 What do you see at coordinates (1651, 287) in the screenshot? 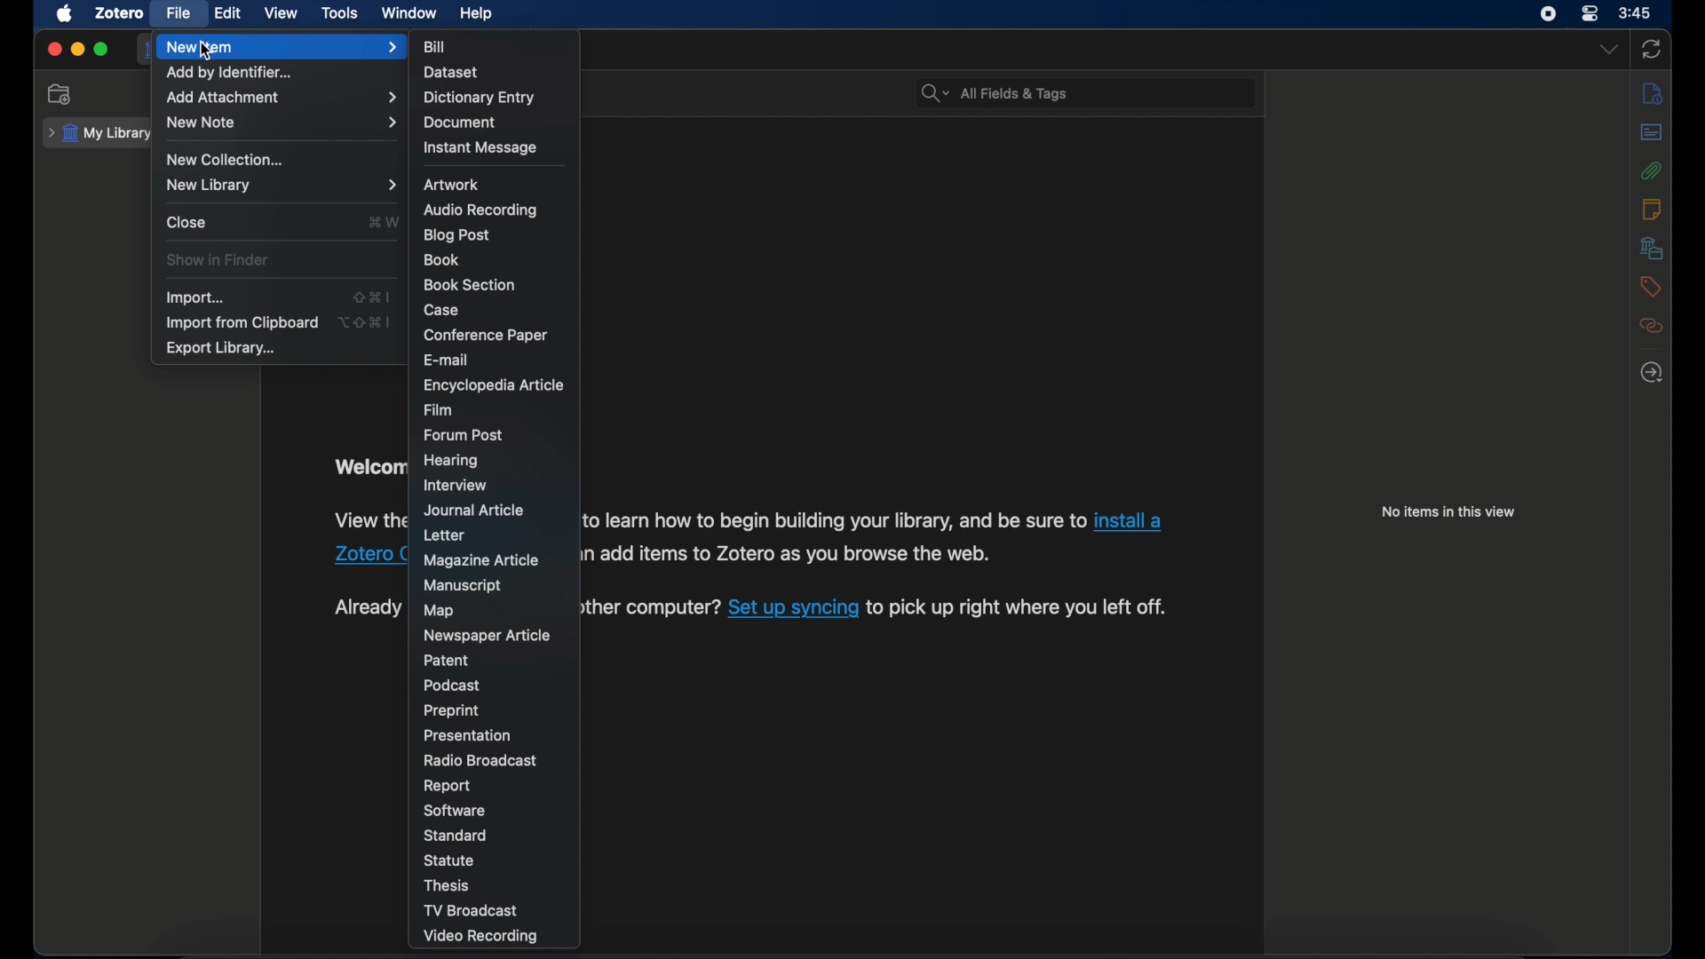
I see `tags` at bounding box center [1651, 287].